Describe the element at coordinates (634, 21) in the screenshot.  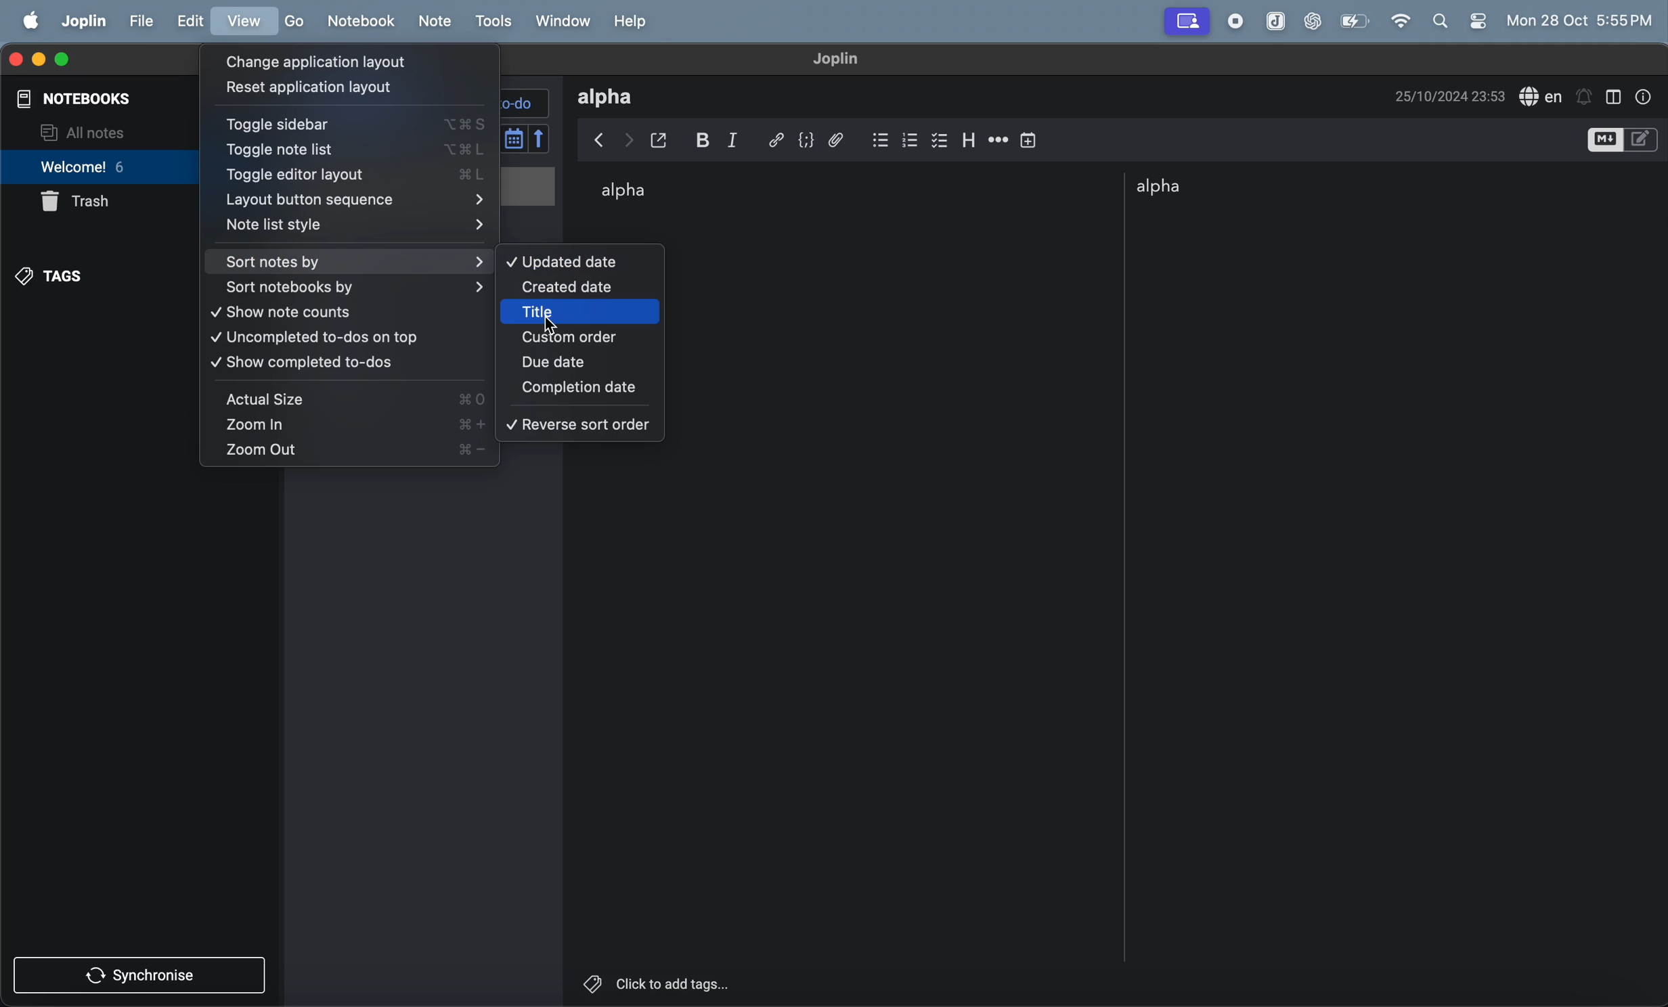
I see `help` at that location.